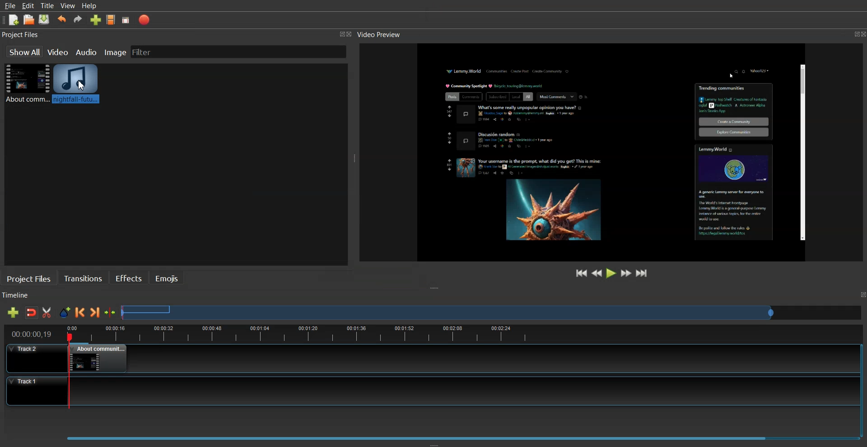 The height and width of the screenshot is (447, 867). What do you see at coordinates (83, 278) in the screenshot?
I see `Transition` at bounding box center [83, 278].